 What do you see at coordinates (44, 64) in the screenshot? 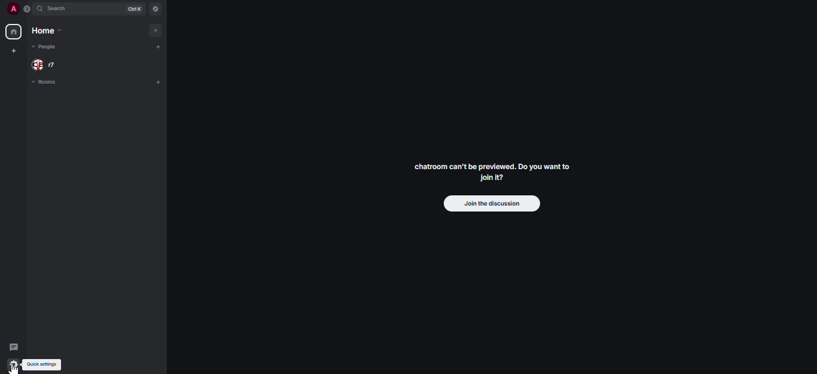
I see `people` at bounding box center [44, 64].